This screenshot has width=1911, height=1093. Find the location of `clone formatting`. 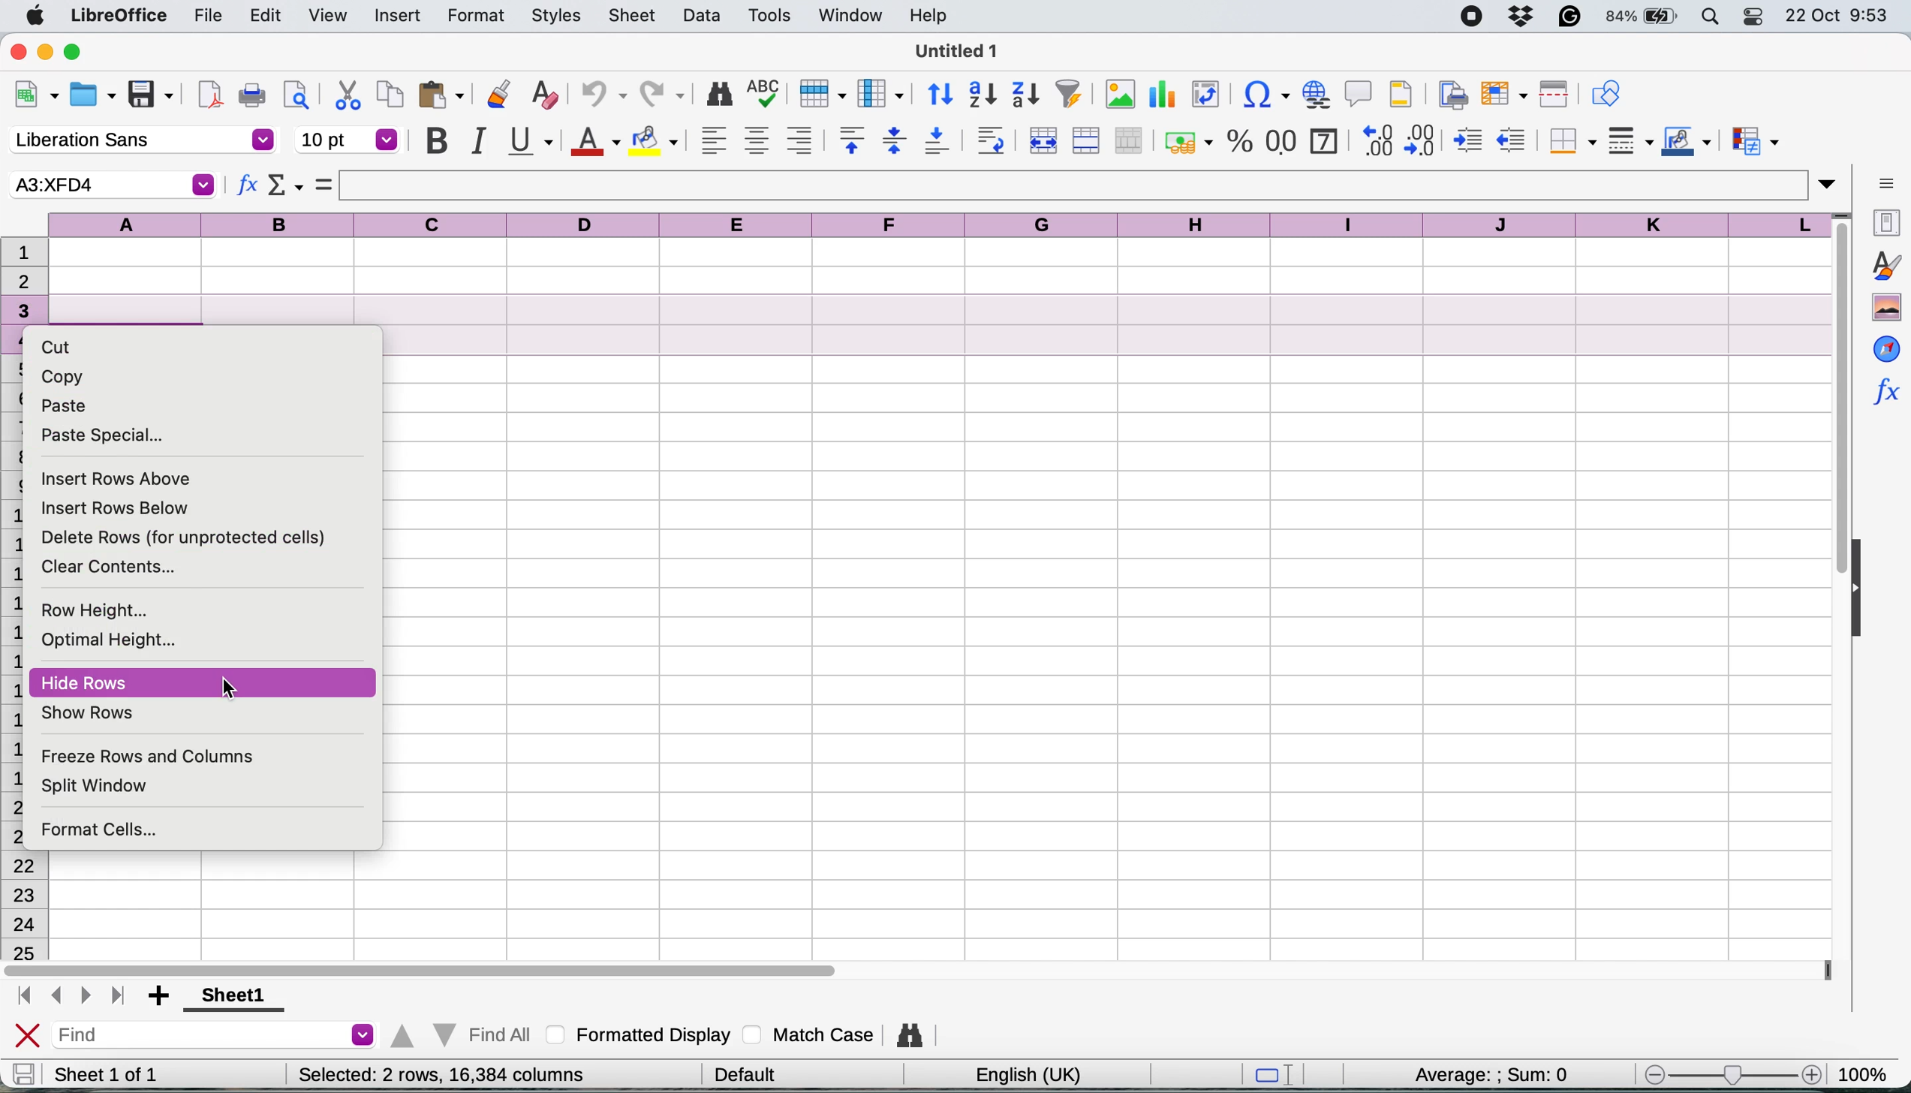

clone formatting is located at coordinates (496, 96).